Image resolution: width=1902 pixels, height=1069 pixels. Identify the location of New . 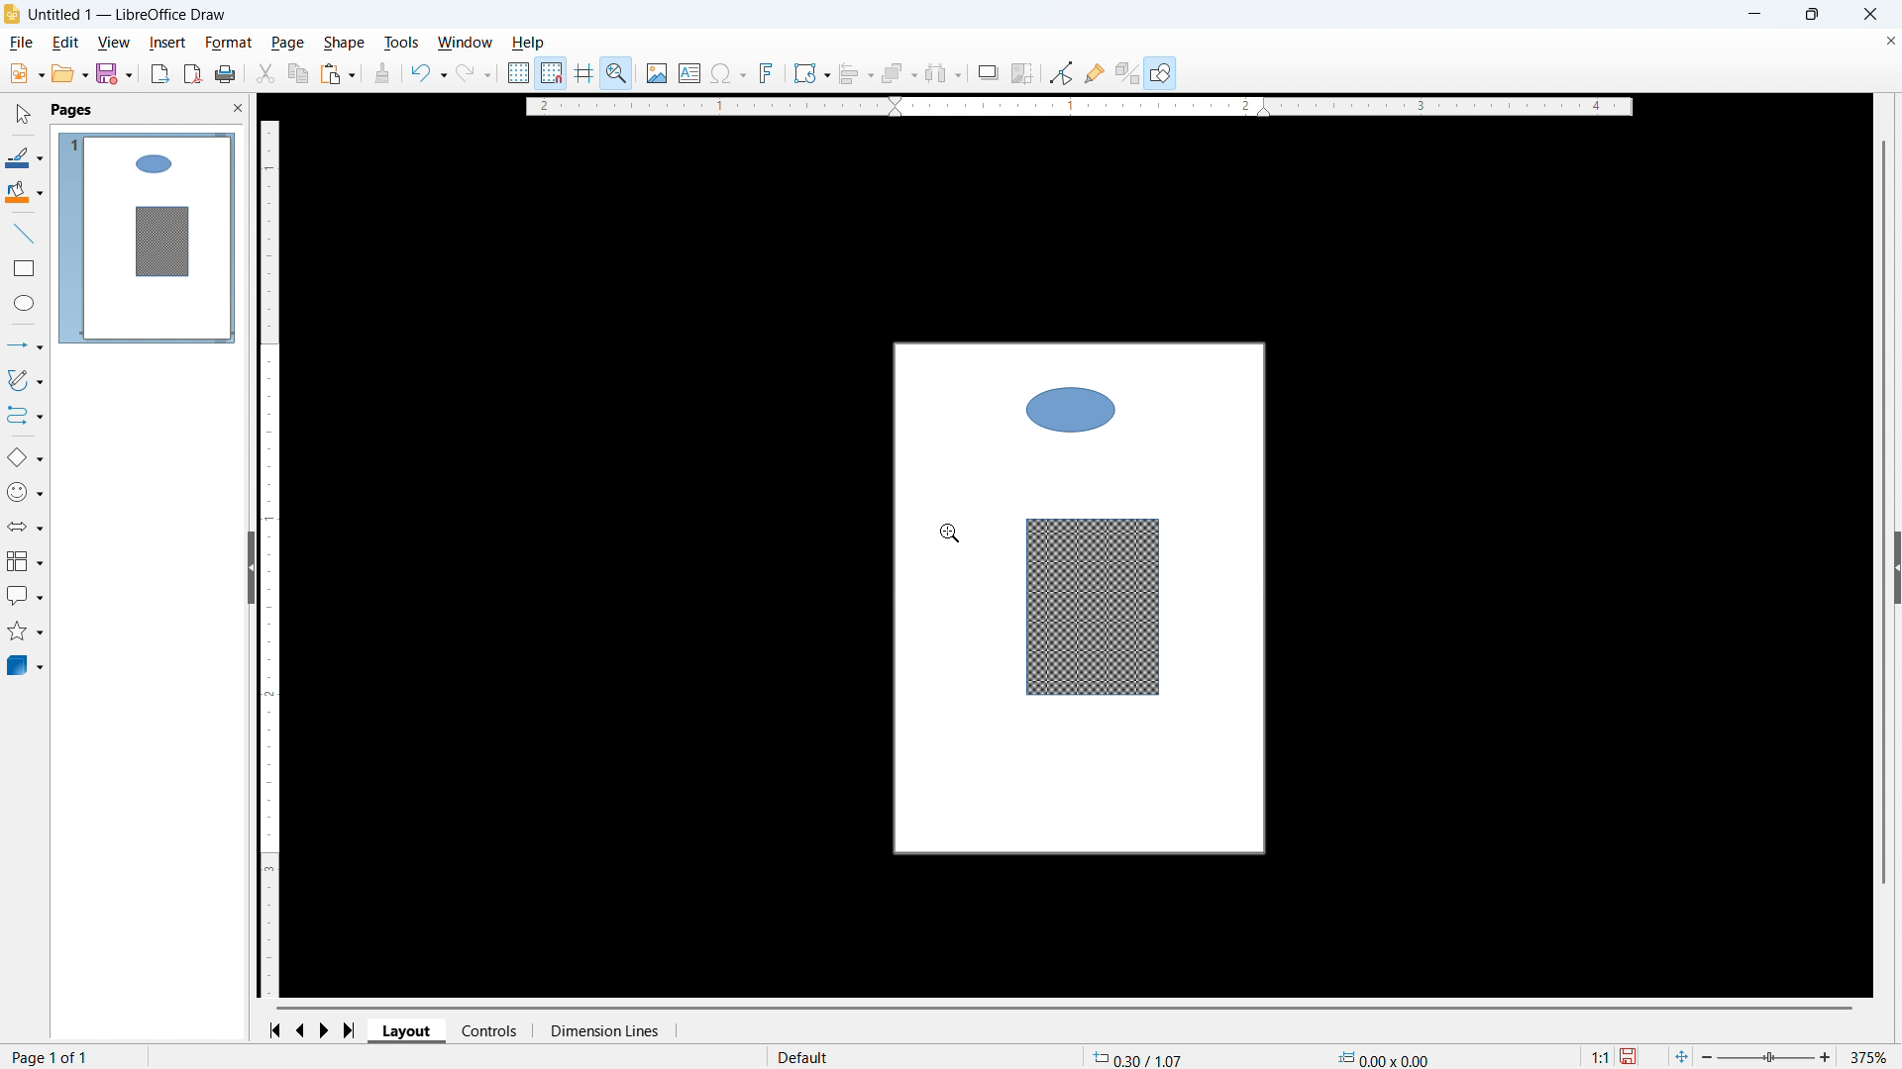
(25, 74).